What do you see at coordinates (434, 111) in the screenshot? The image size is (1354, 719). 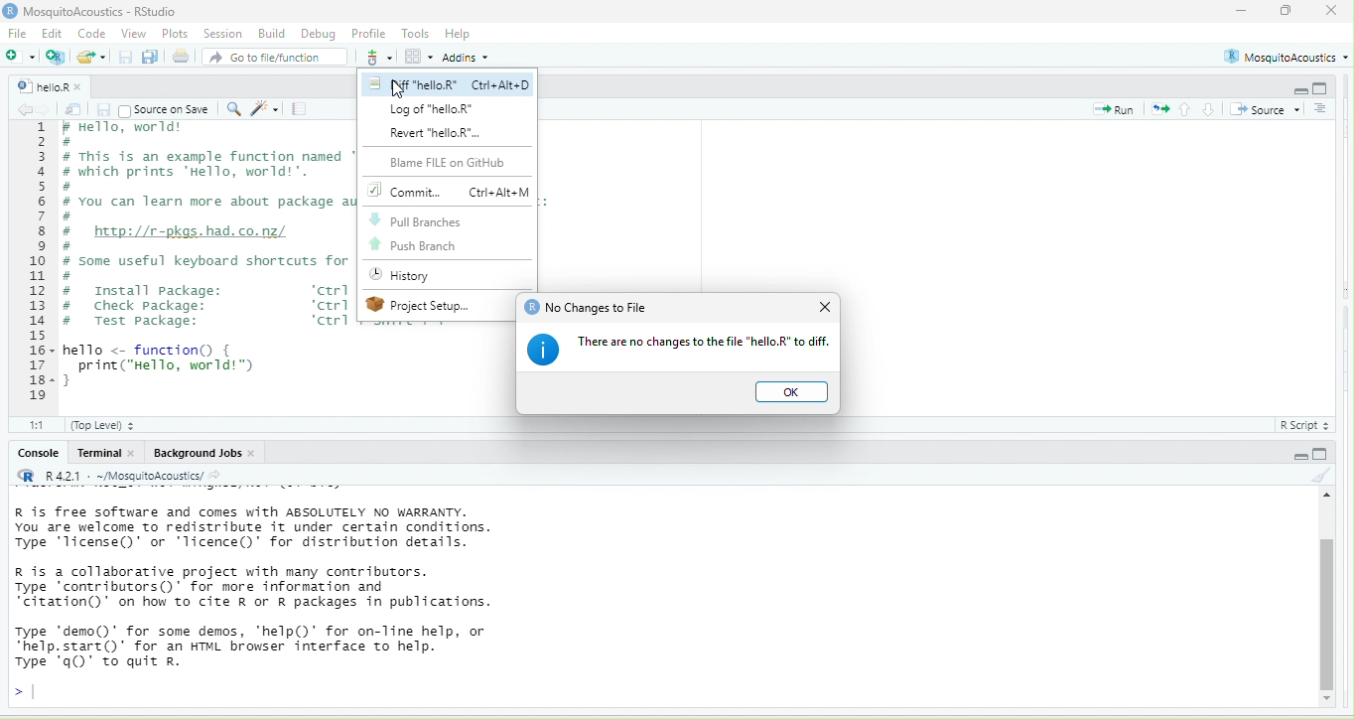 I see `Log of “hello.R*` at bounding box center [434, 111].